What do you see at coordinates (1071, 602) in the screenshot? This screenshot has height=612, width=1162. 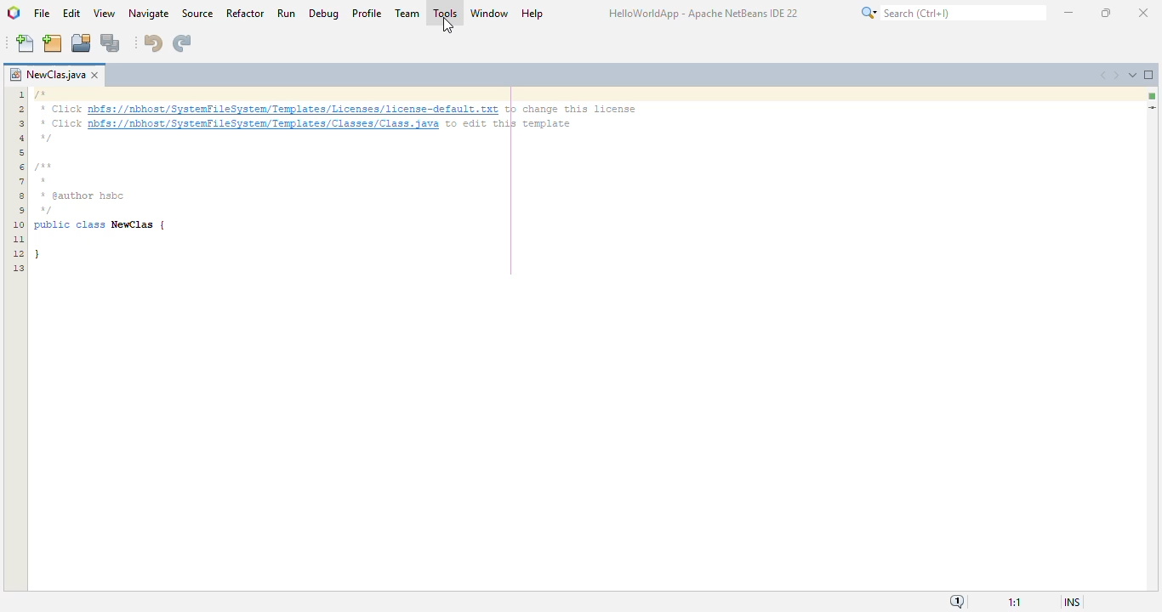 I see `insert mode` at bounding box center [1071, 602].